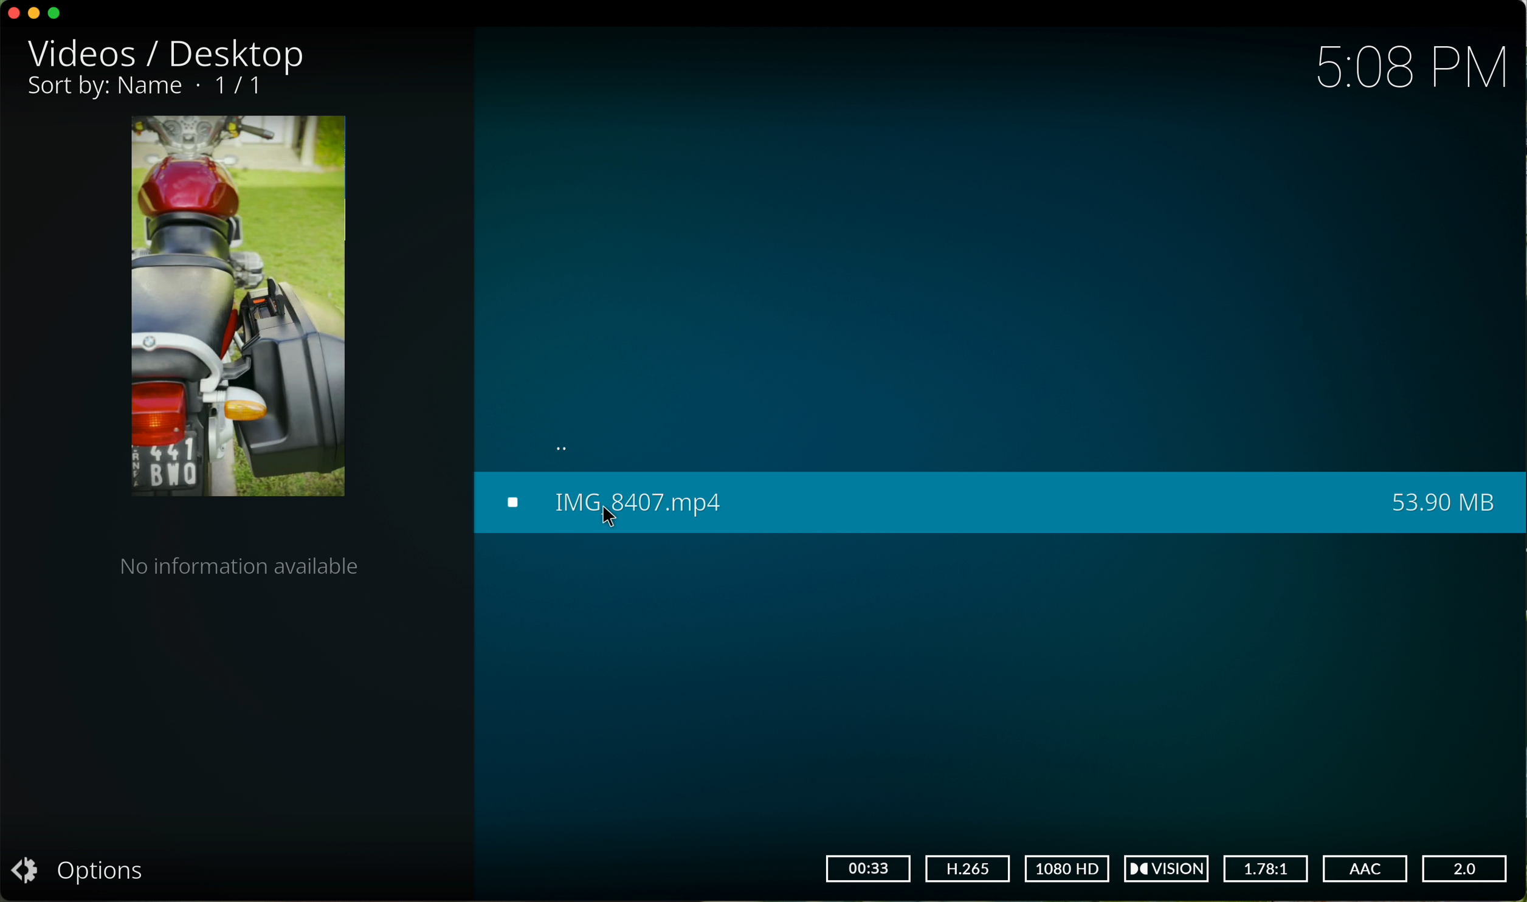  I want to click on 5:08 PM, so click(1412, 69).